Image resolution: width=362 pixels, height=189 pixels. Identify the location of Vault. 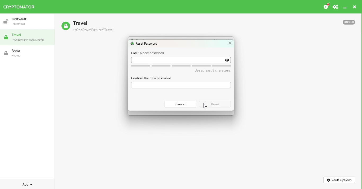
(87, 27).